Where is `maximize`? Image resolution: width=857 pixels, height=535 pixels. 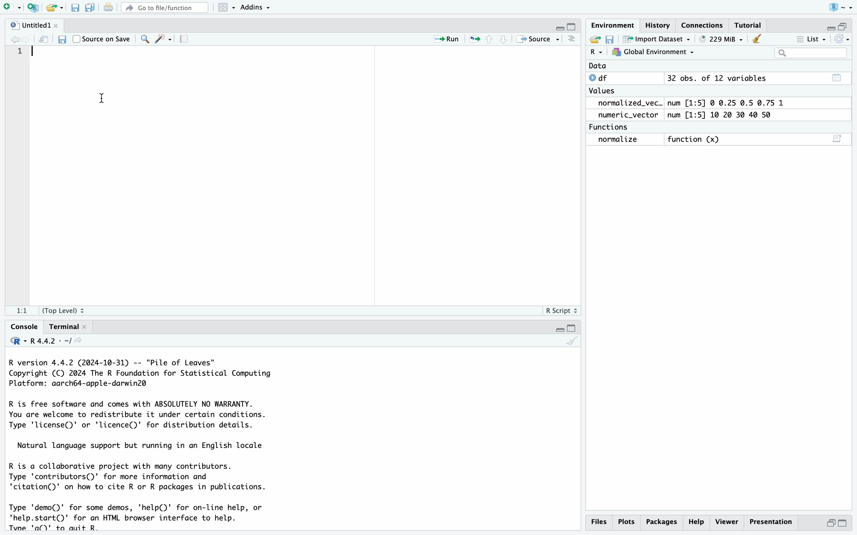
maximize is located at coordinates (844, 523).